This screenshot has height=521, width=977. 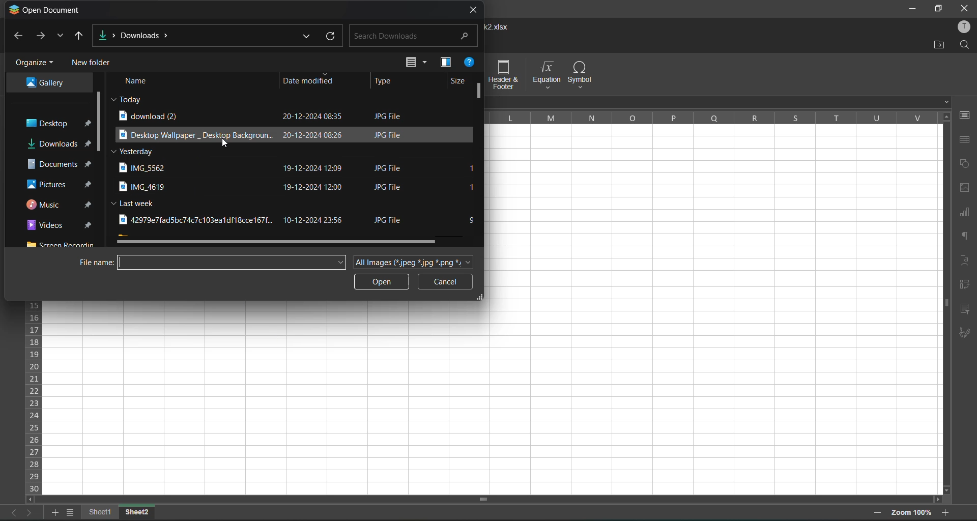 I want to click on name, so click(x=138, y=81).